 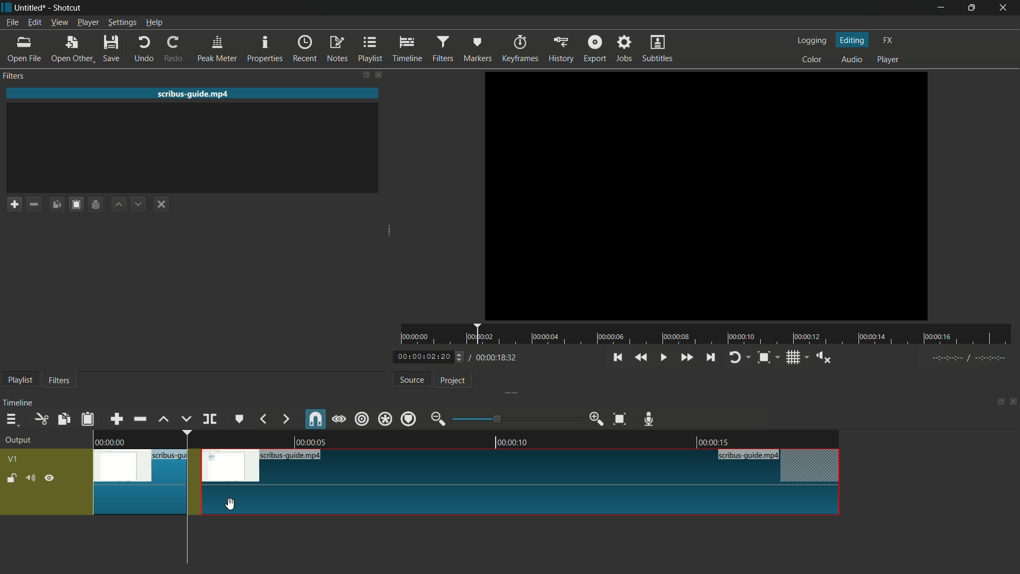 What do you see at coordinates (516, 419) in the screenshot?
I see `adjustment bar` at bounding box center [516, 419].